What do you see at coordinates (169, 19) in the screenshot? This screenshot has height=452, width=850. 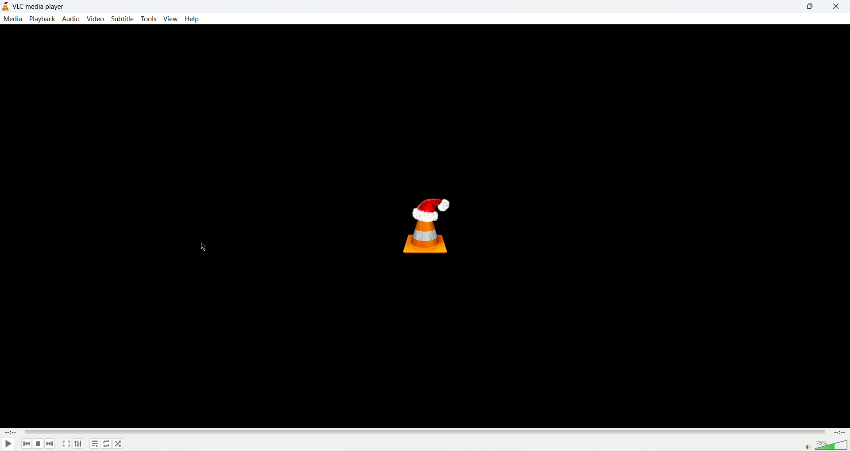 I see `view` at bounding box center [169, 19].